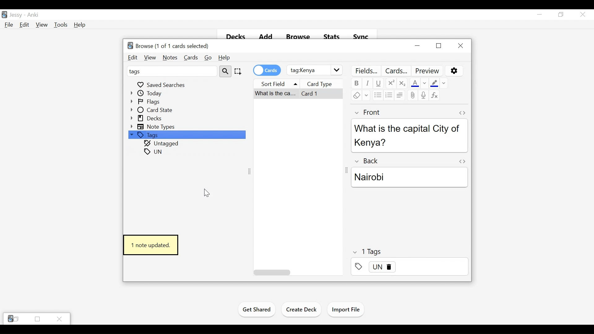 The image size is (594, 334). Describe the element at coordinates (356, 83) in the screenshot. I see `Bold ` at that location.